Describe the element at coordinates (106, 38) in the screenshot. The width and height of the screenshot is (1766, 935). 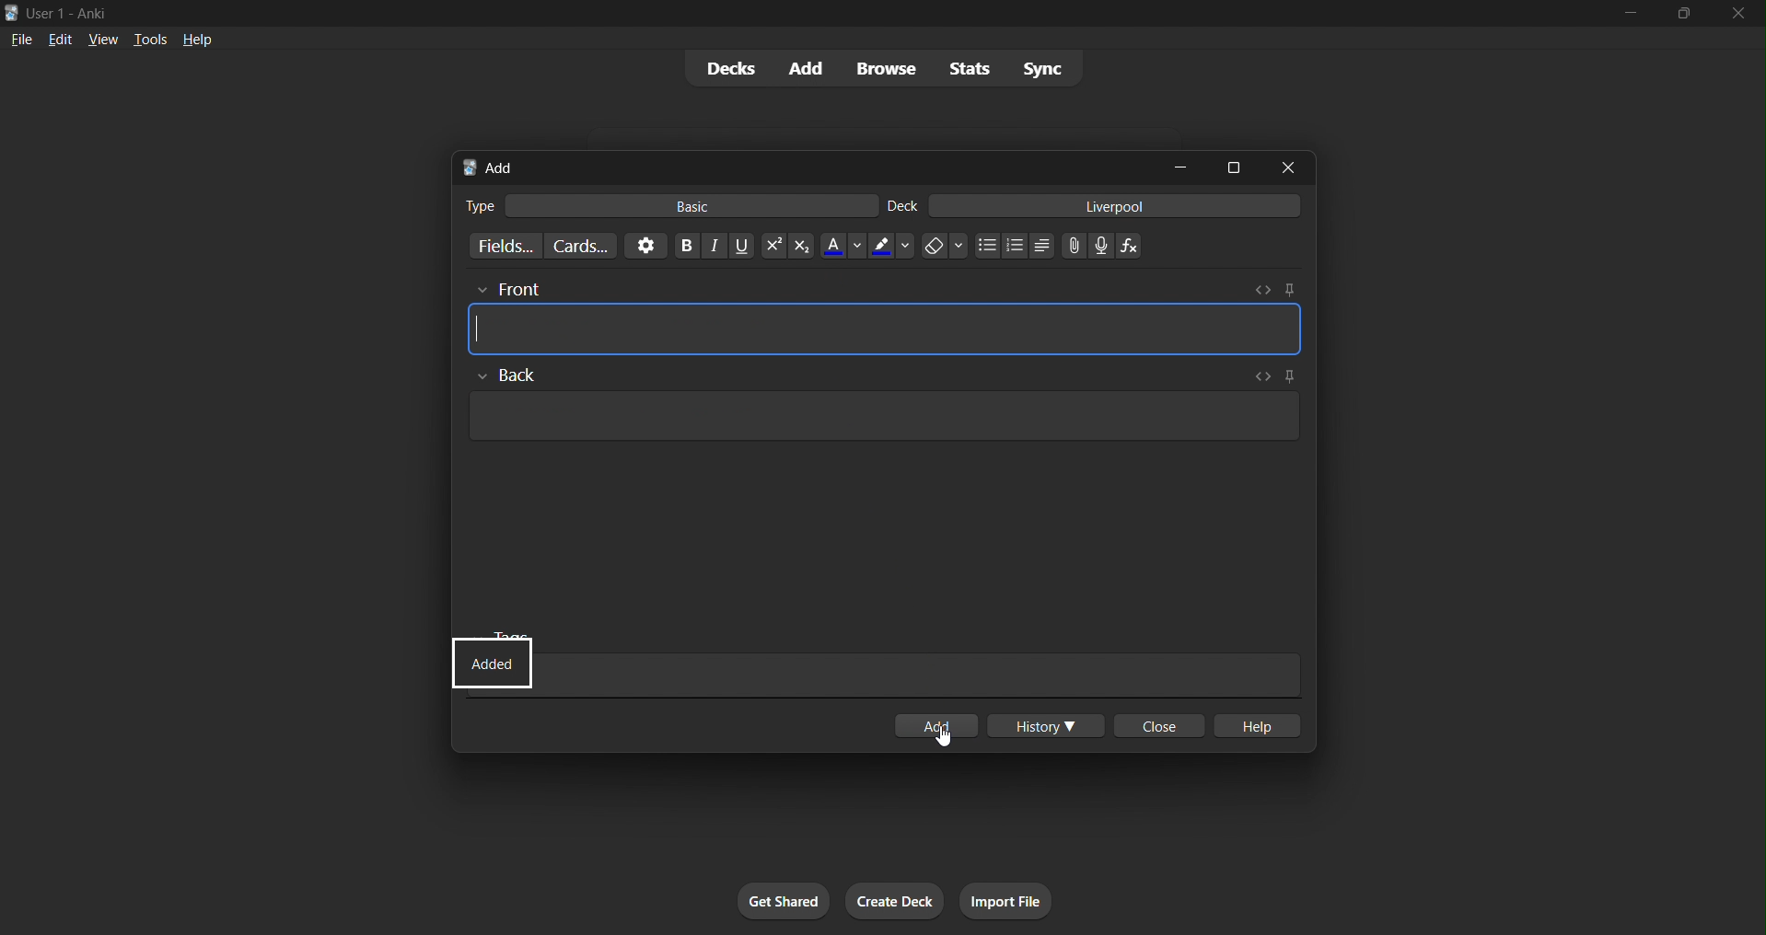
I see `view` at that location.